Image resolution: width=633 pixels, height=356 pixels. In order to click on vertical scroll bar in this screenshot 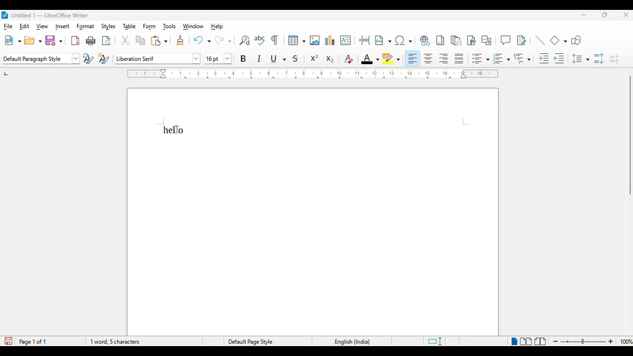, I will do `click(629, 135)`.